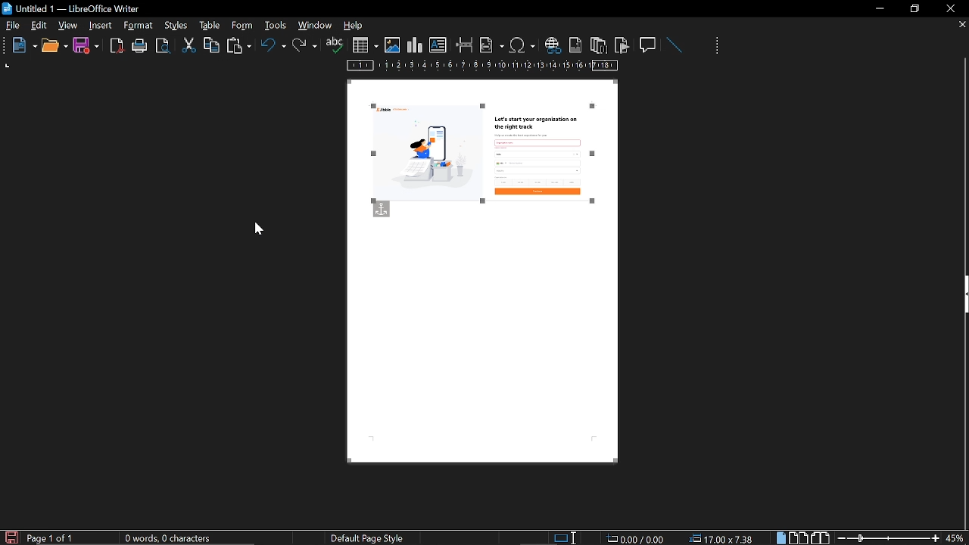 The image size is (969, 545). Describe the element at coordinates (207, 25) in the screenshot. I see `styles` at that location.